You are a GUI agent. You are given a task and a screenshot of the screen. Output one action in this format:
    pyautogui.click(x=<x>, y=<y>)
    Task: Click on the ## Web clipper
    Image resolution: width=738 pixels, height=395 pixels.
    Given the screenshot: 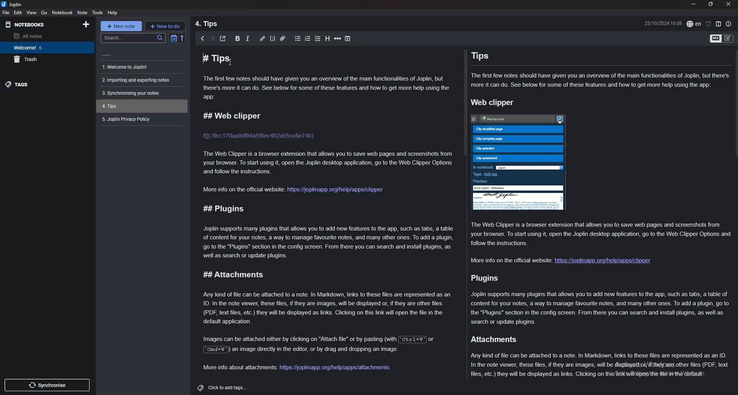 What is the action you would take?
    pyautogui.click(x=232, y=115)
    